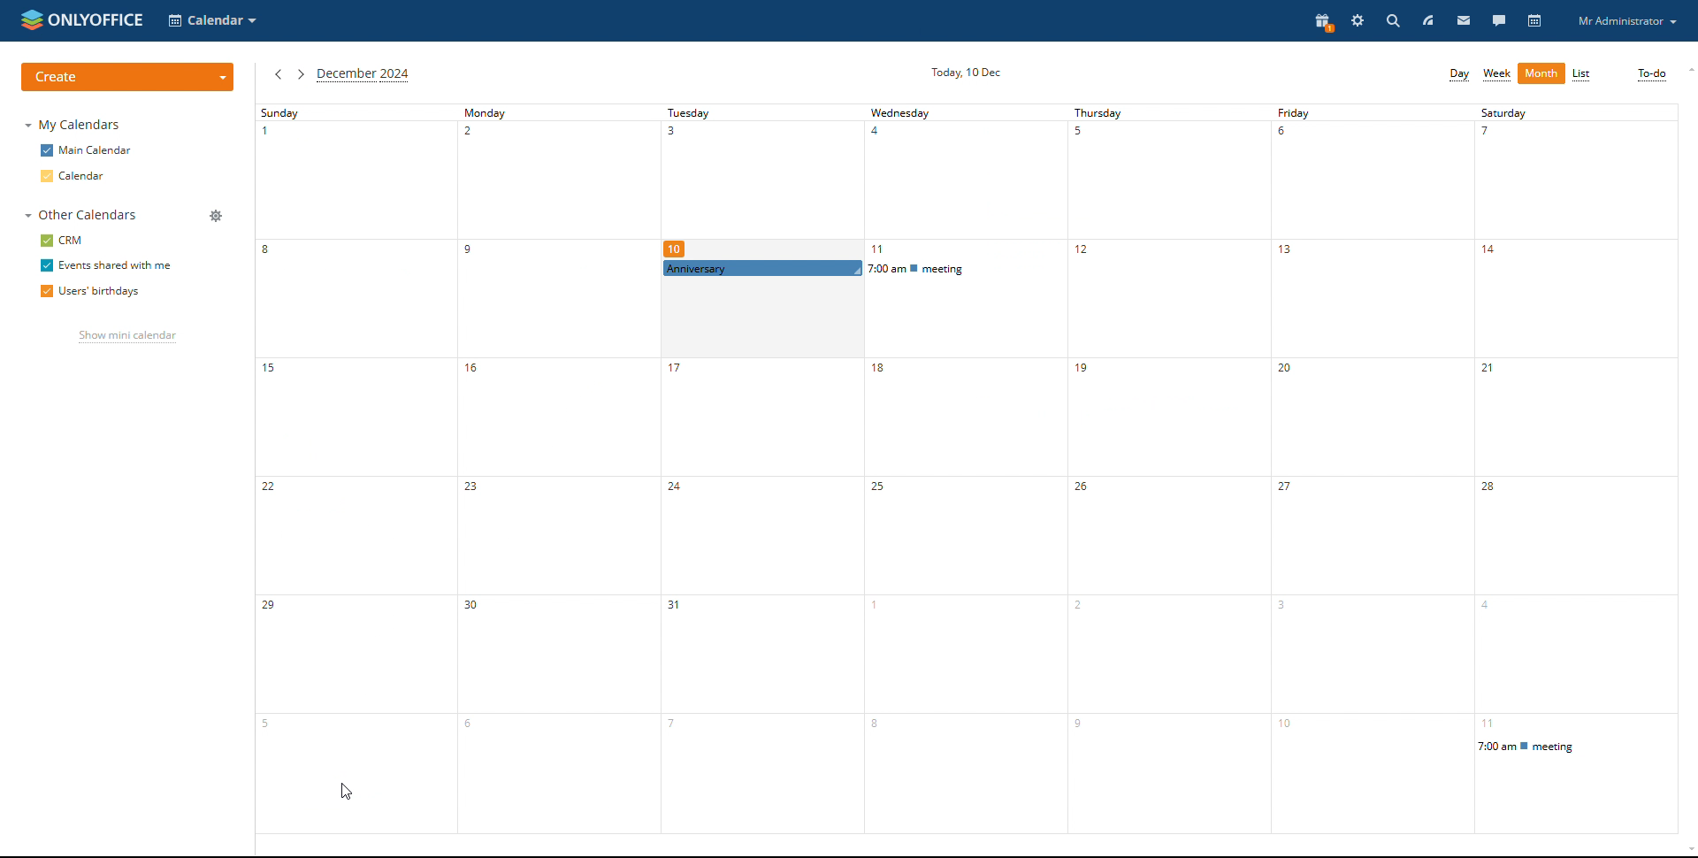 The height and width of the screenshot is (858, 1698). Describe the element at coordinates (92, 292) in the screenshot. I see `users' birthdays` at that location.